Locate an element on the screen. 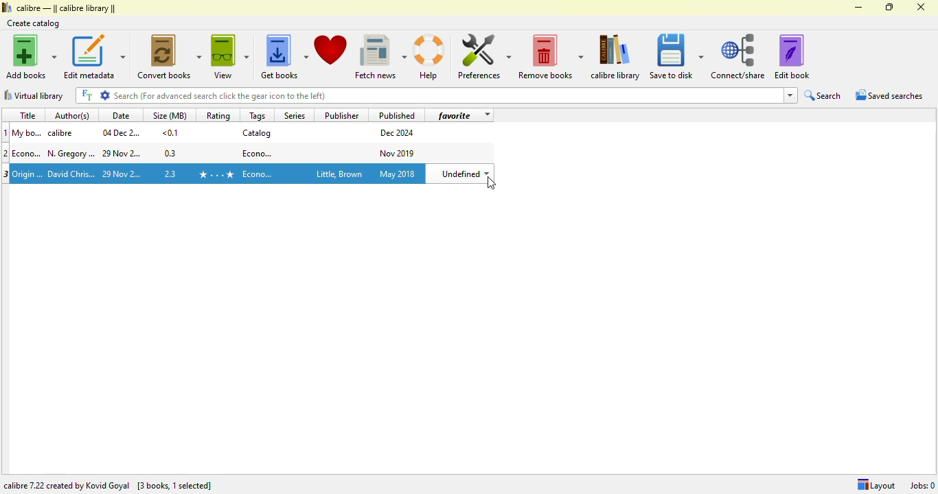 Image resolution: width=938 pixels, height=494 pixels. cursor is located at coordinates (492, 183).